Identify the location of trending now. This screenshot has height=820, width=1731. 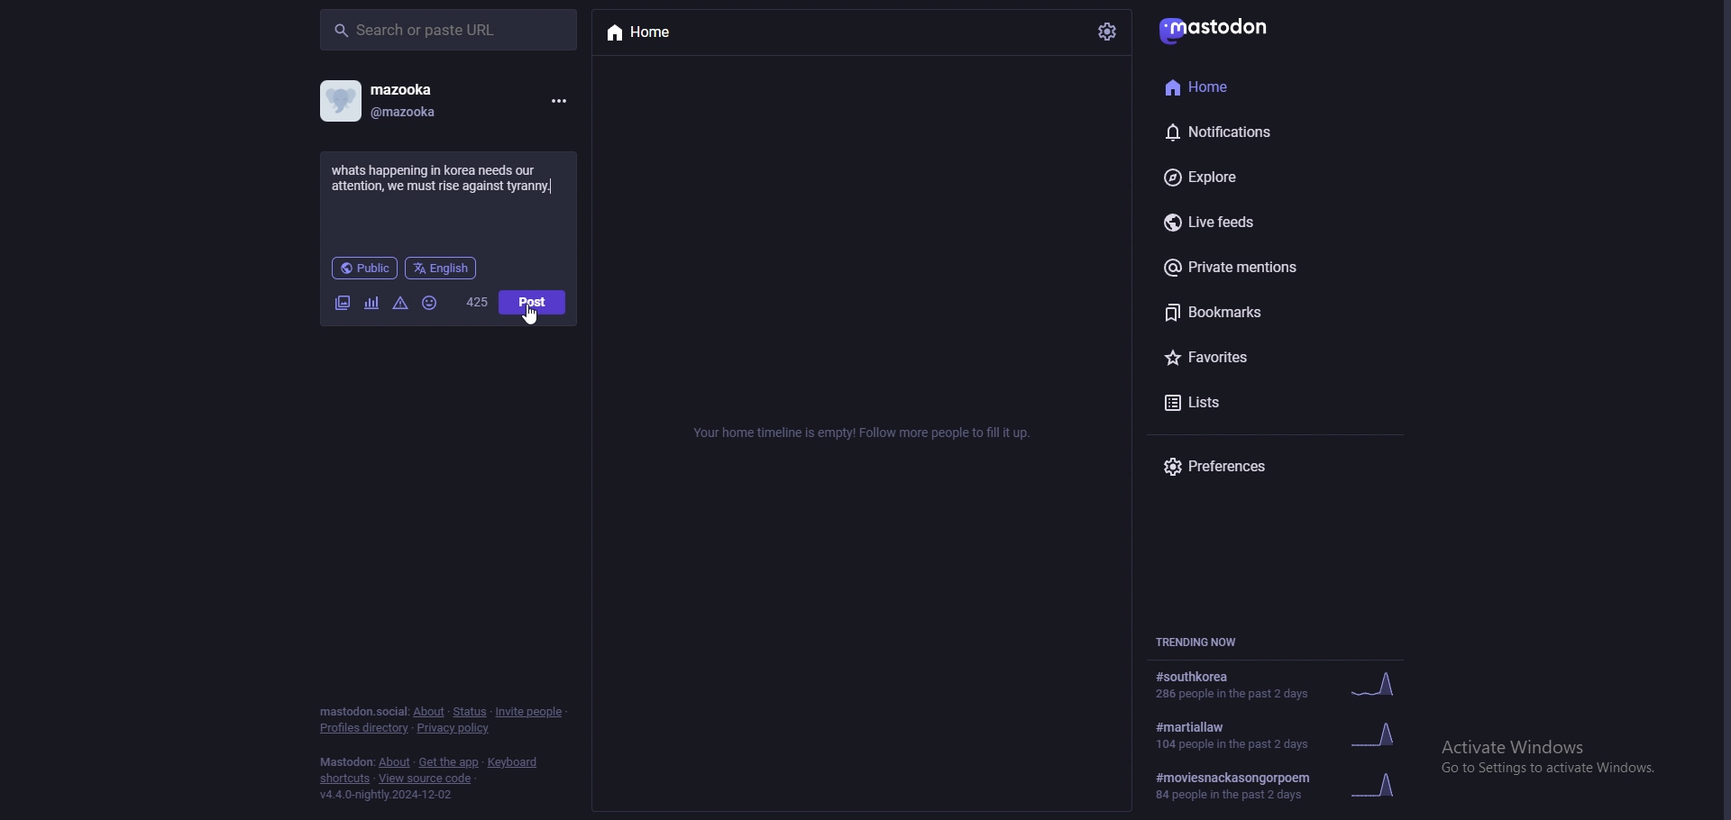
(1204, 640).